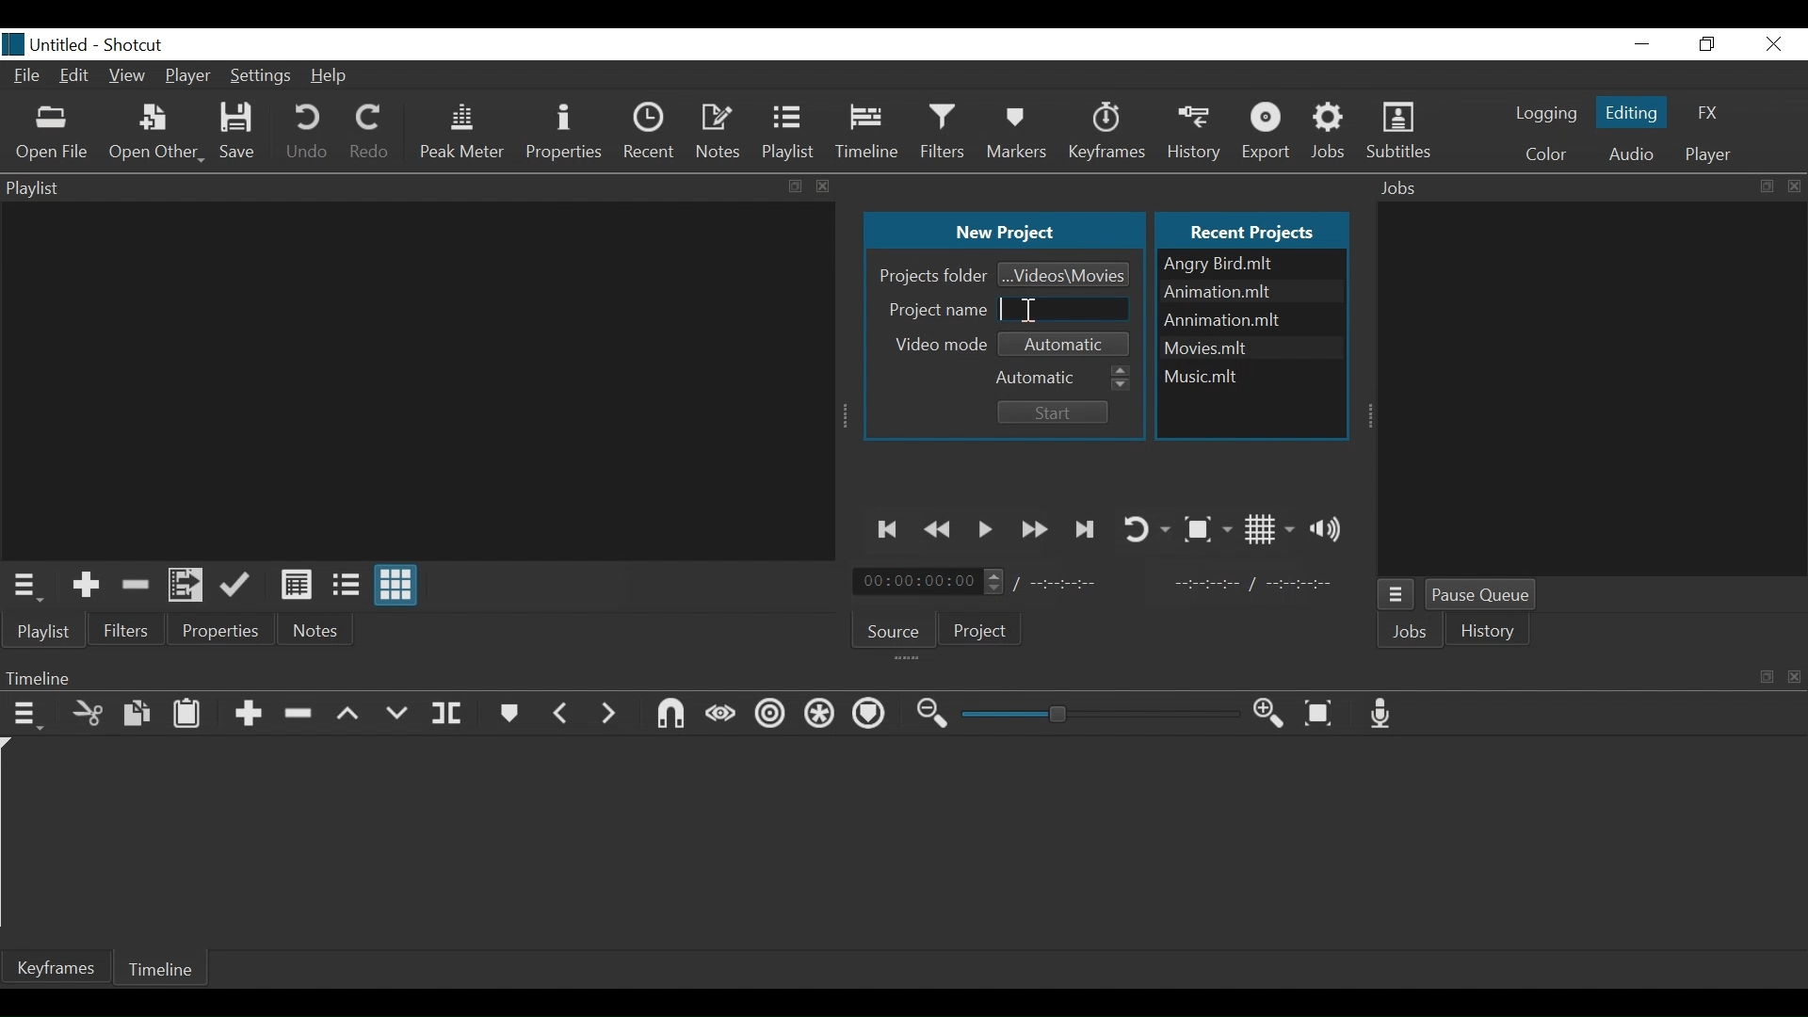  Describe the element at coordinates (1206, 529) in the screenshot. I see `Toggle Zoom` at that location.